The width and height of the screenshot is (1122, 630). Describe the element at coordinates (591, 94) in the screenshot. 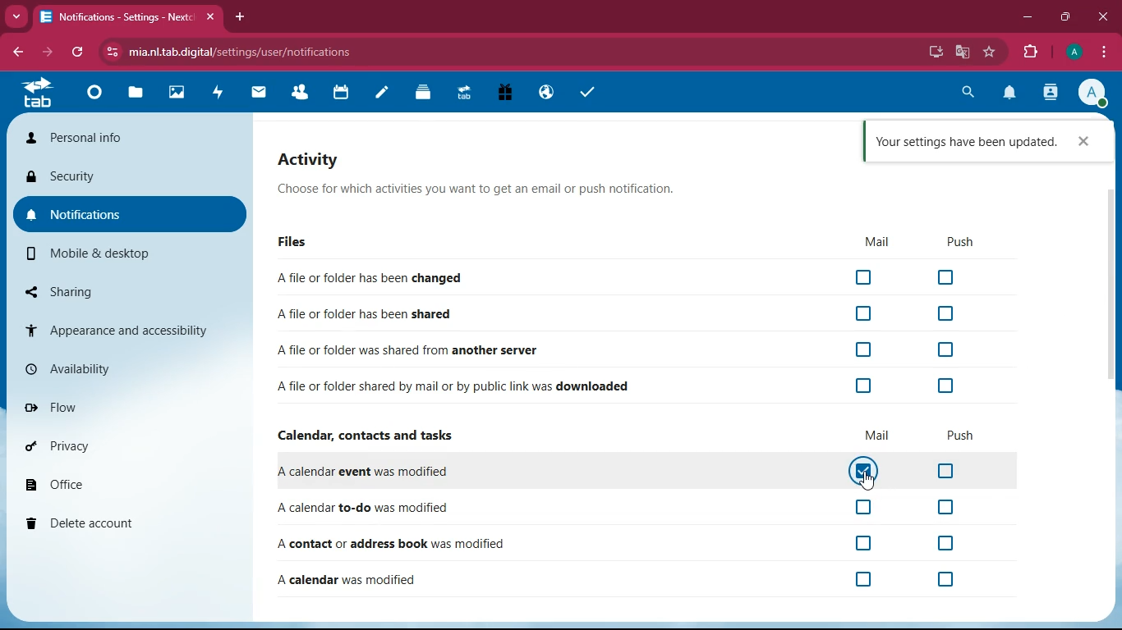

I see `task` at that location.